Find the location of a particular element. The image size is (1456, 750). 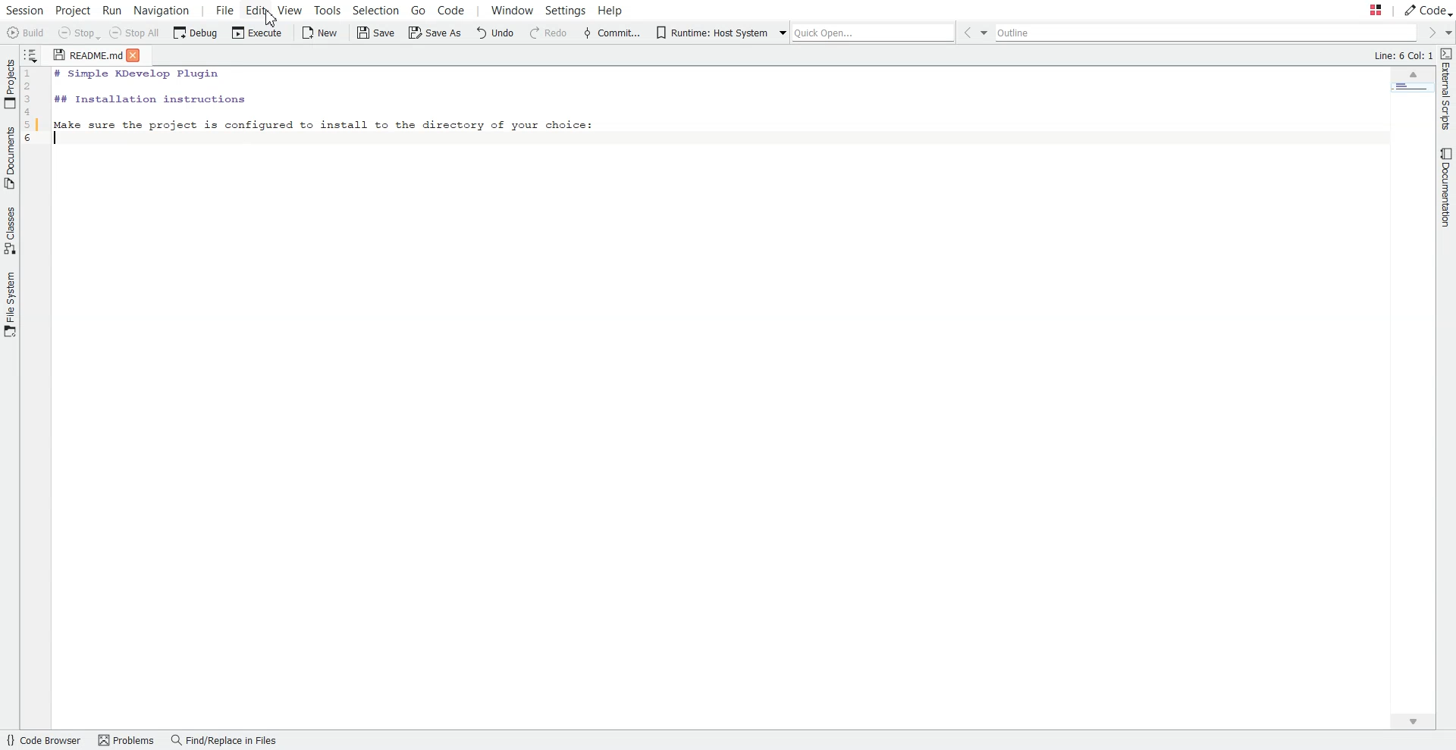

Find/Replace in Files is located at coordinates (223, 741).